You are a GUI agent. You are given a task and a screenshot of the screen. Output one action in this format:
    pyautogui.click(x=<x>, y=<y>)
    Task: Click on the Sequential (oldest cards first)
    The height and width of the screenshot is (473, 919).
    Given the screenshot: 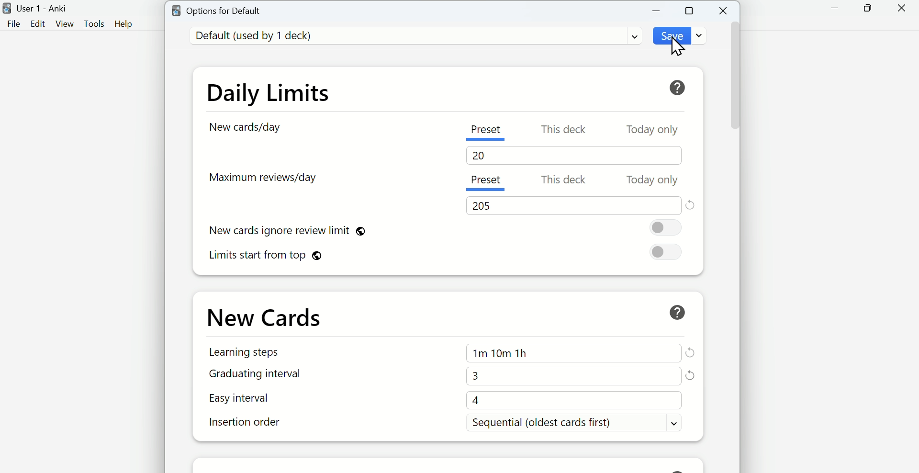 What is the action you would take?
    pyautogui.click(x=575, y=424)
    